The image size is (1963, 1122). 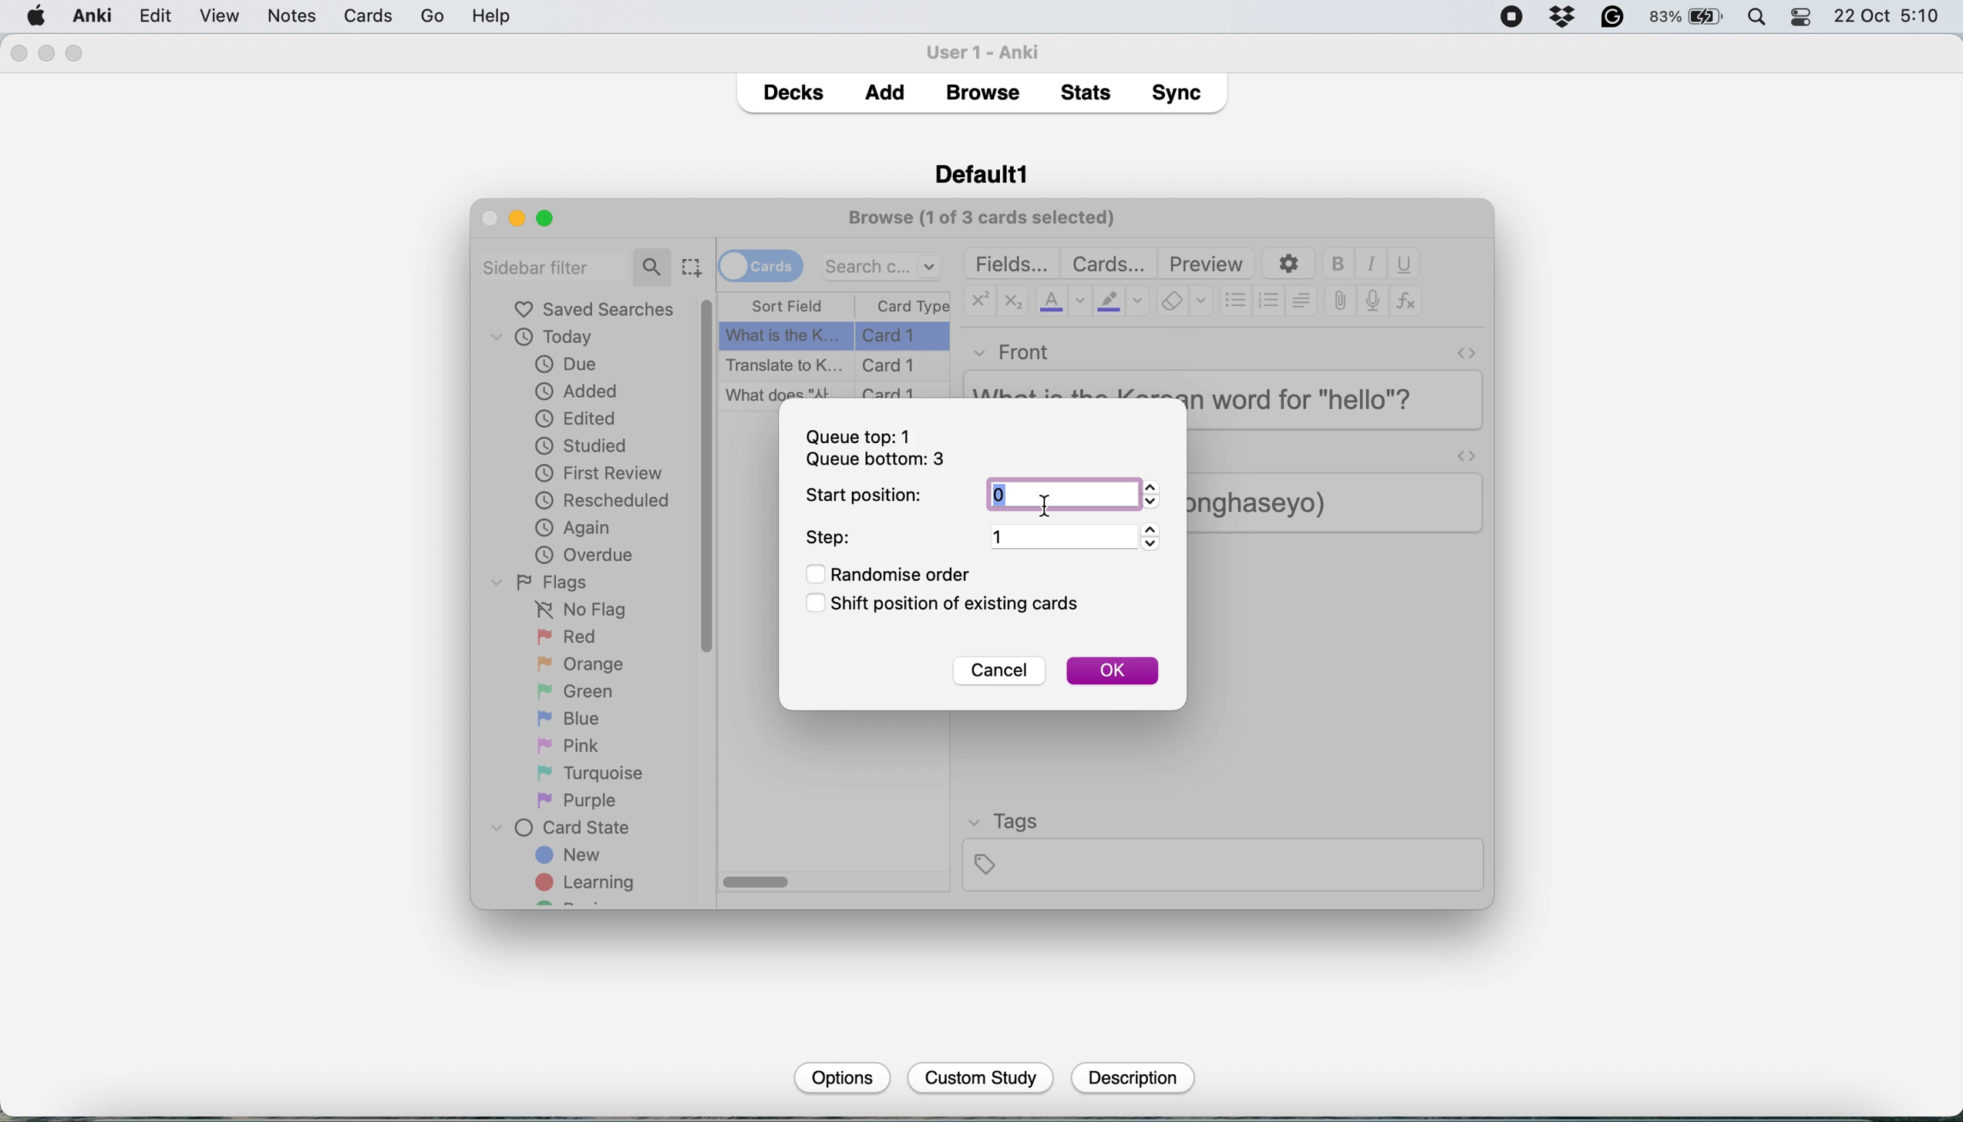 I want to click on learning, so click(x=591, y=885).